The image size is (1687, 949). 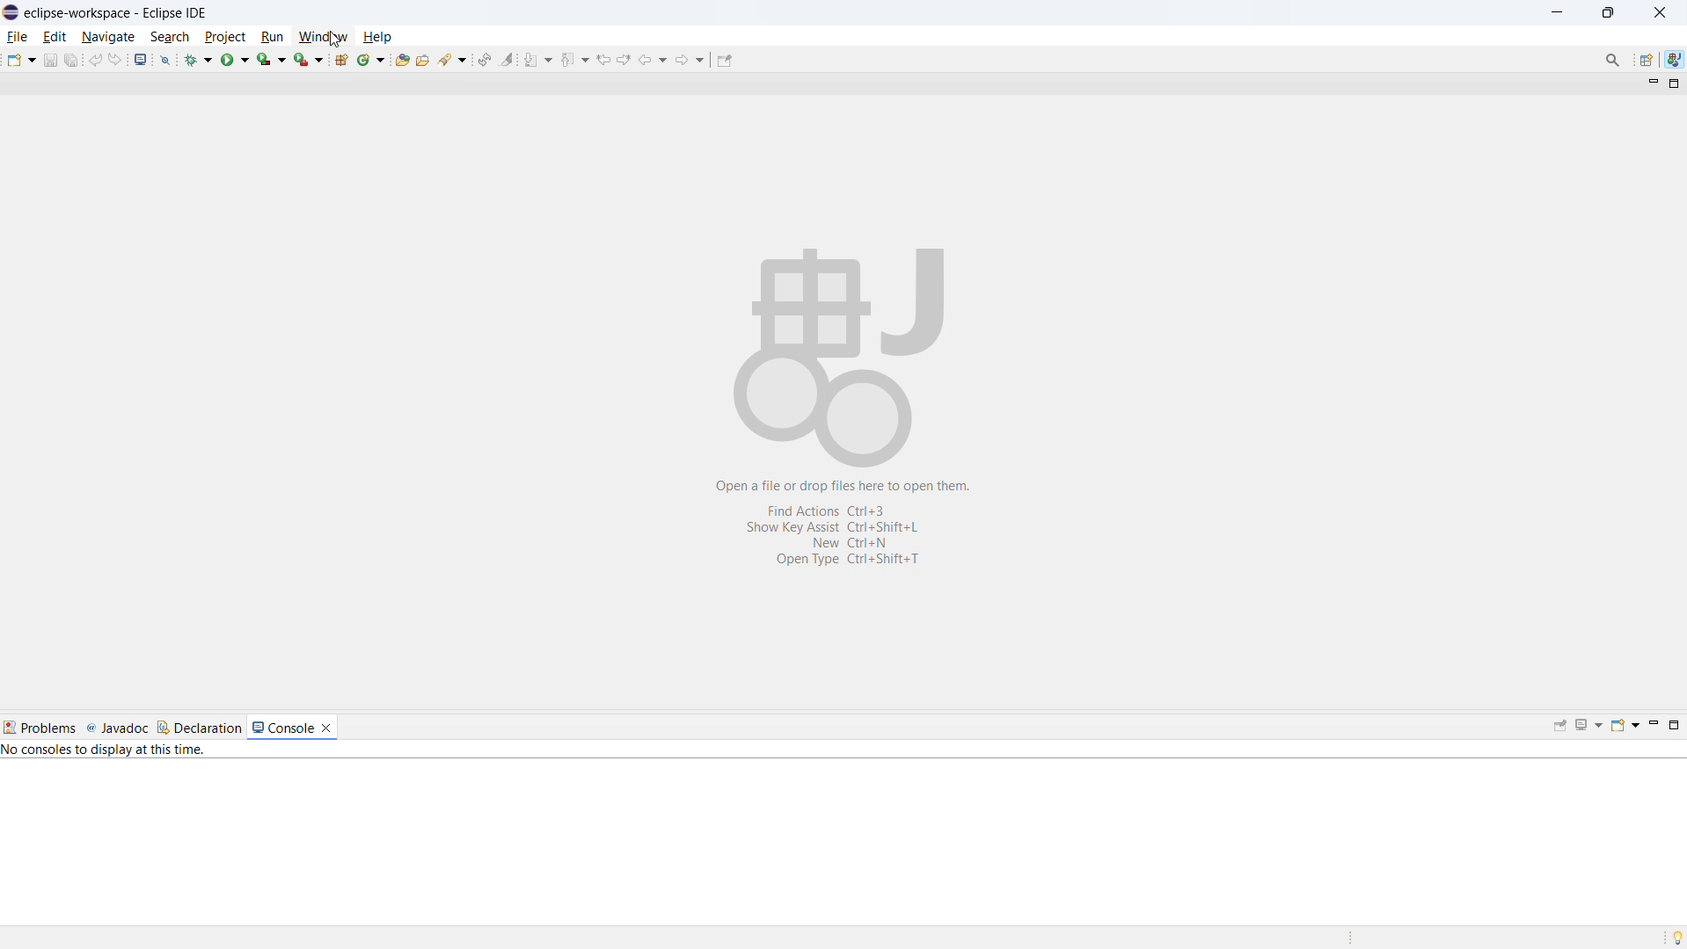 What do you see at coordinates (11, 12) in the screenshot?
I see `logo` at bounding box center [11, 12].